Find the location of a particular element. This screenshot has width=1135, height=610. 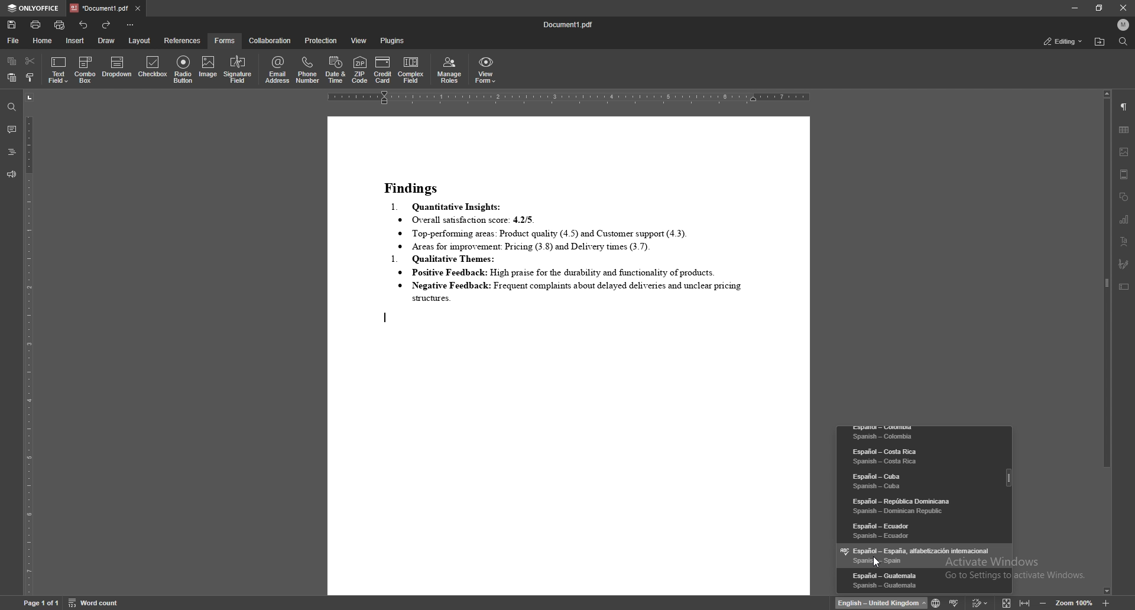

file is located at coordinates (14, 40).